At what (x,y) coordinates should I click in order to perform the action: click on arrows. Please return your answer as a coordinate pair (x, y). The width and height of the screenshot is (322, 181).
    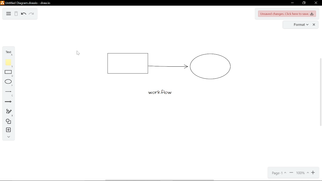
    Looking at the image, I should click on (9, 102).